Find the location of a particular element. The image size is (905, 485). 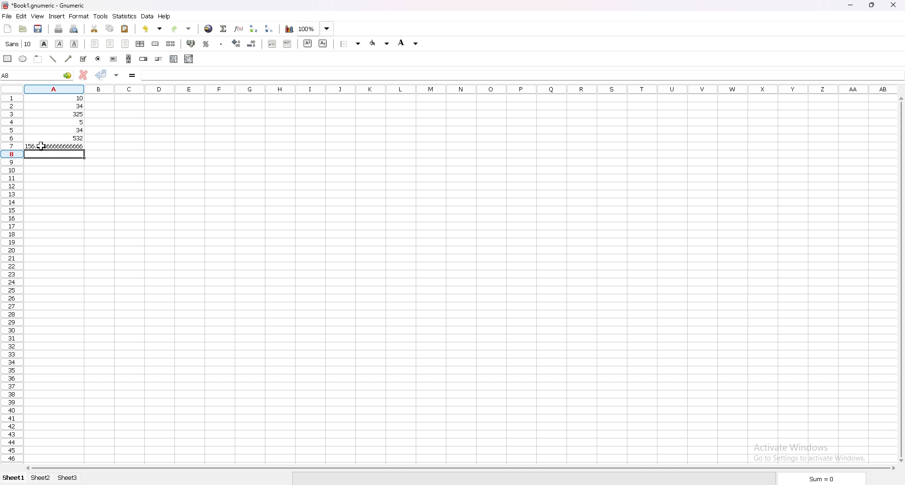

format is located at coordinates (80, 16).